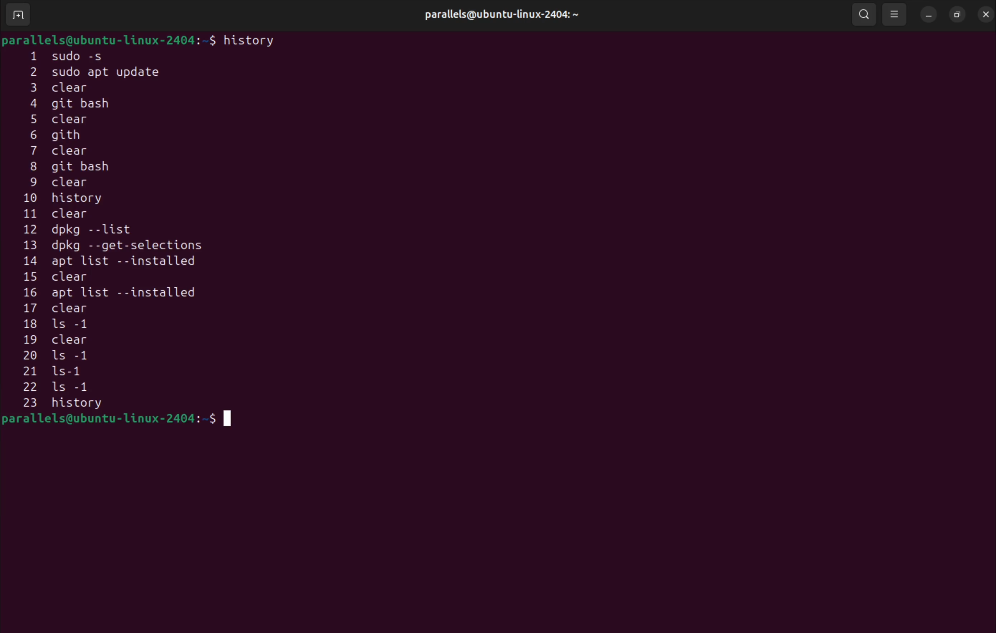 Image resolution: width=996 pixels, height=633 pixels. Describe the element at coordinates (507, 13) in the screenshot. I see `parallels username` at that location.